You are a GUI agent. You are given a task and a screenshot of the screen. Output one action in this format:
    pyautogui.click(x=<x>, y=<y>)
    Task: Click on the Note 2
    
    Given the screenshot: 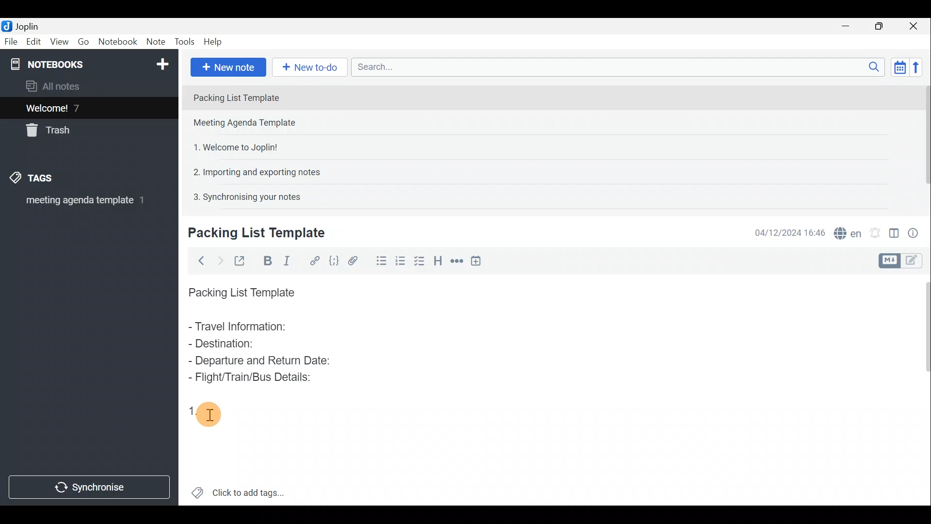 What is the action you would take?
    pyautogui.click(x=254, y=124)
    